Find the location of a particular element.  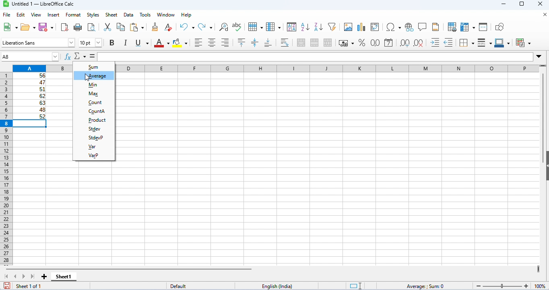

align center is located at coordinates (212, 43).